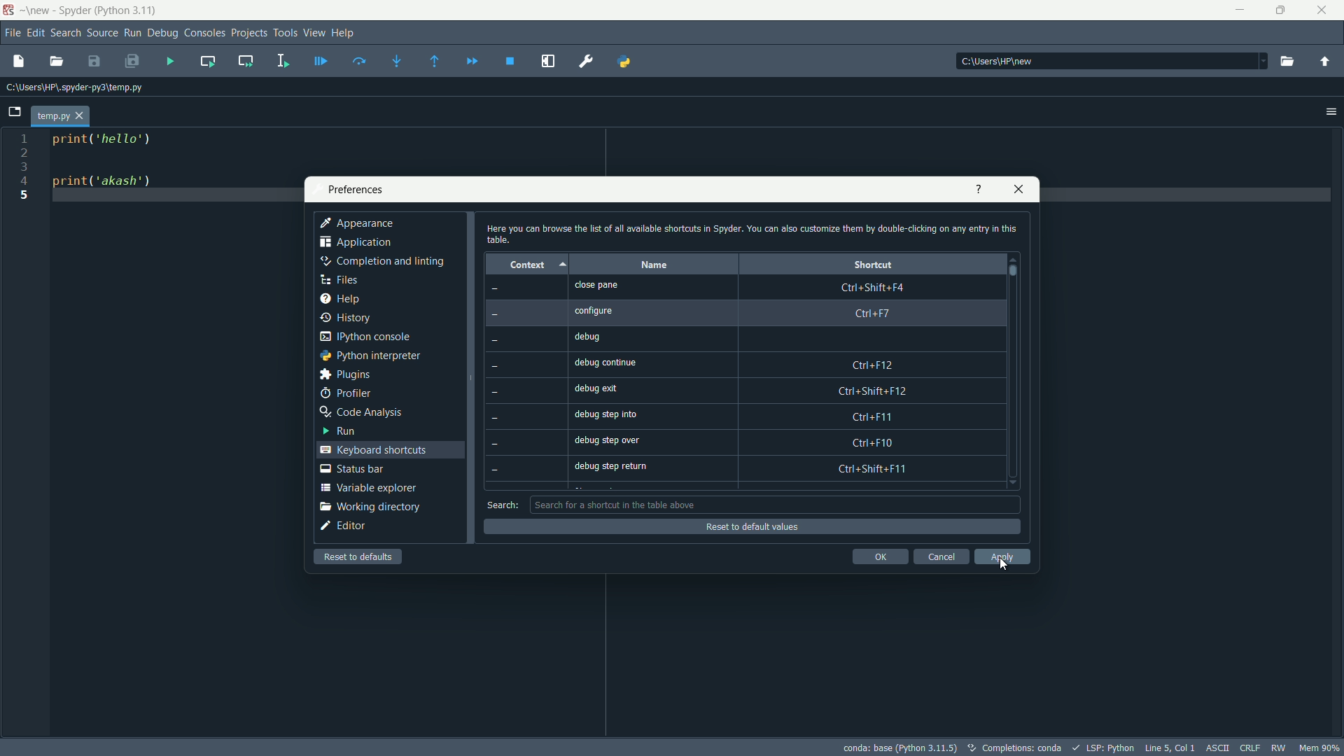  I want to click on step into function, so click(398, 62).